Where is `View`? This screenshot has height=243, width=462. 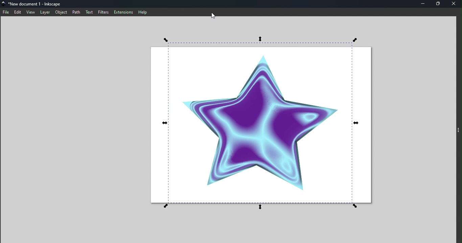 View is located at coordinates (30, 12).